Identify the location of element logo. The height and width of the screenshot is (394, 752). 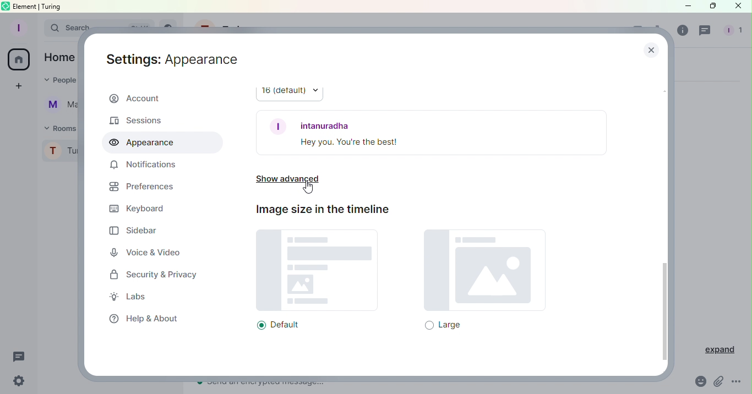
(6, 6).